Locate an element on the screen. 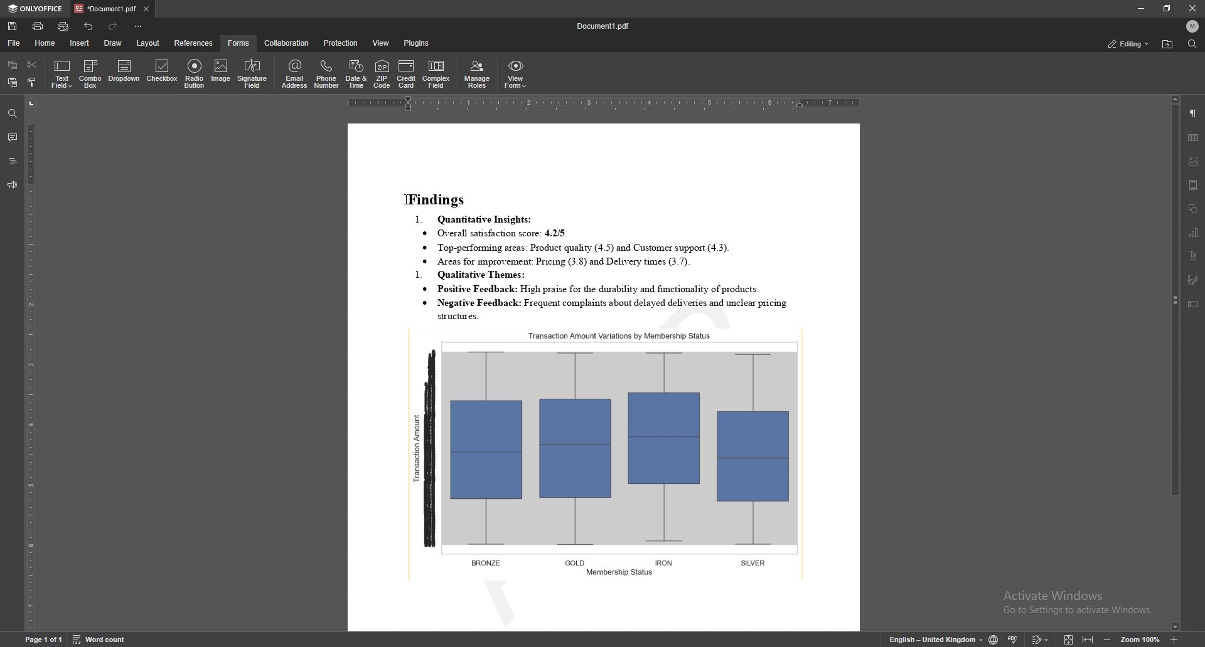  locate file is located at coordinates (1167, 45).